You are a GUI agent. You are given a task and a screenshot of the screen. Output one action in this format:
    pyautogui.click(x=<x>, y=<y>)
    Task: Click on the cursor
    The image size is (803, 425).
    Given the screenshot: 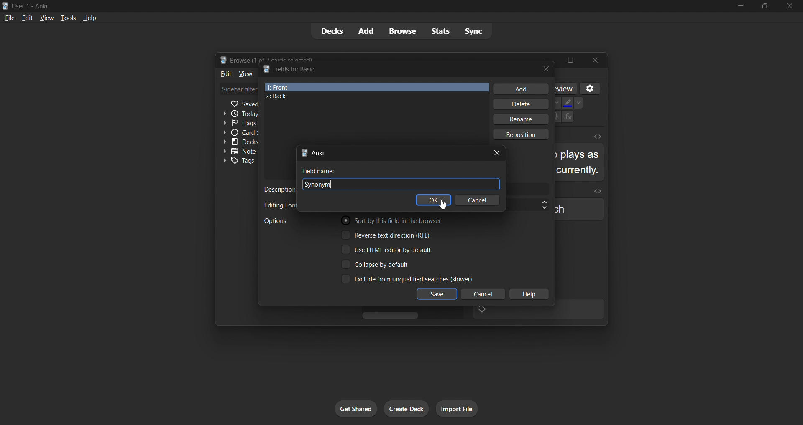 What is the action you would take?
    pyautogui.click(x=442, y=206)
    